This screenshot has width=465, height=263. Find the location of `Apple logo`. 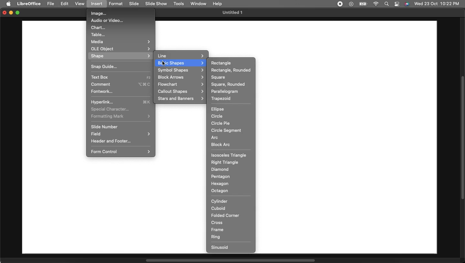

Apple logo is located at coordinates (9, 4).